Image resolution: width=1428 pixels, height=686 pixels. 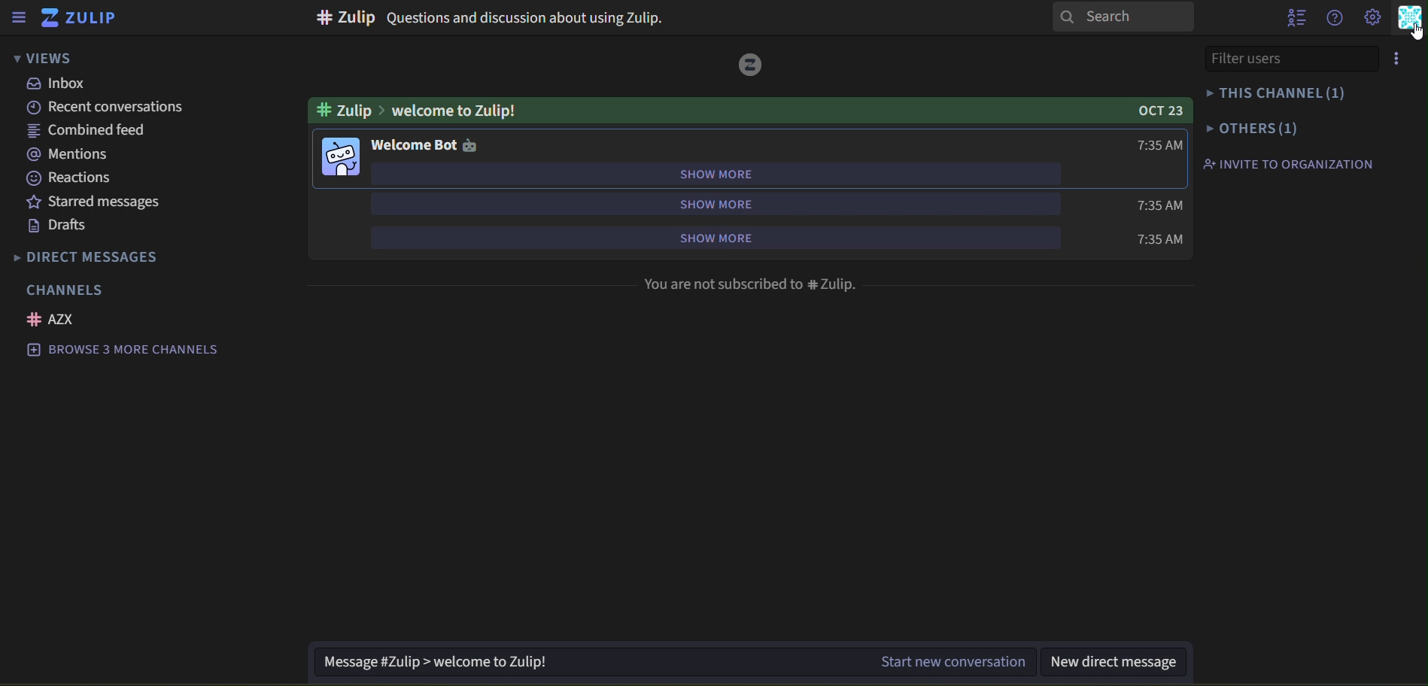 What do you see at coordinates (1372, 17) in the screenshot?
I see `main menu` at bounding box center [1372, 17].